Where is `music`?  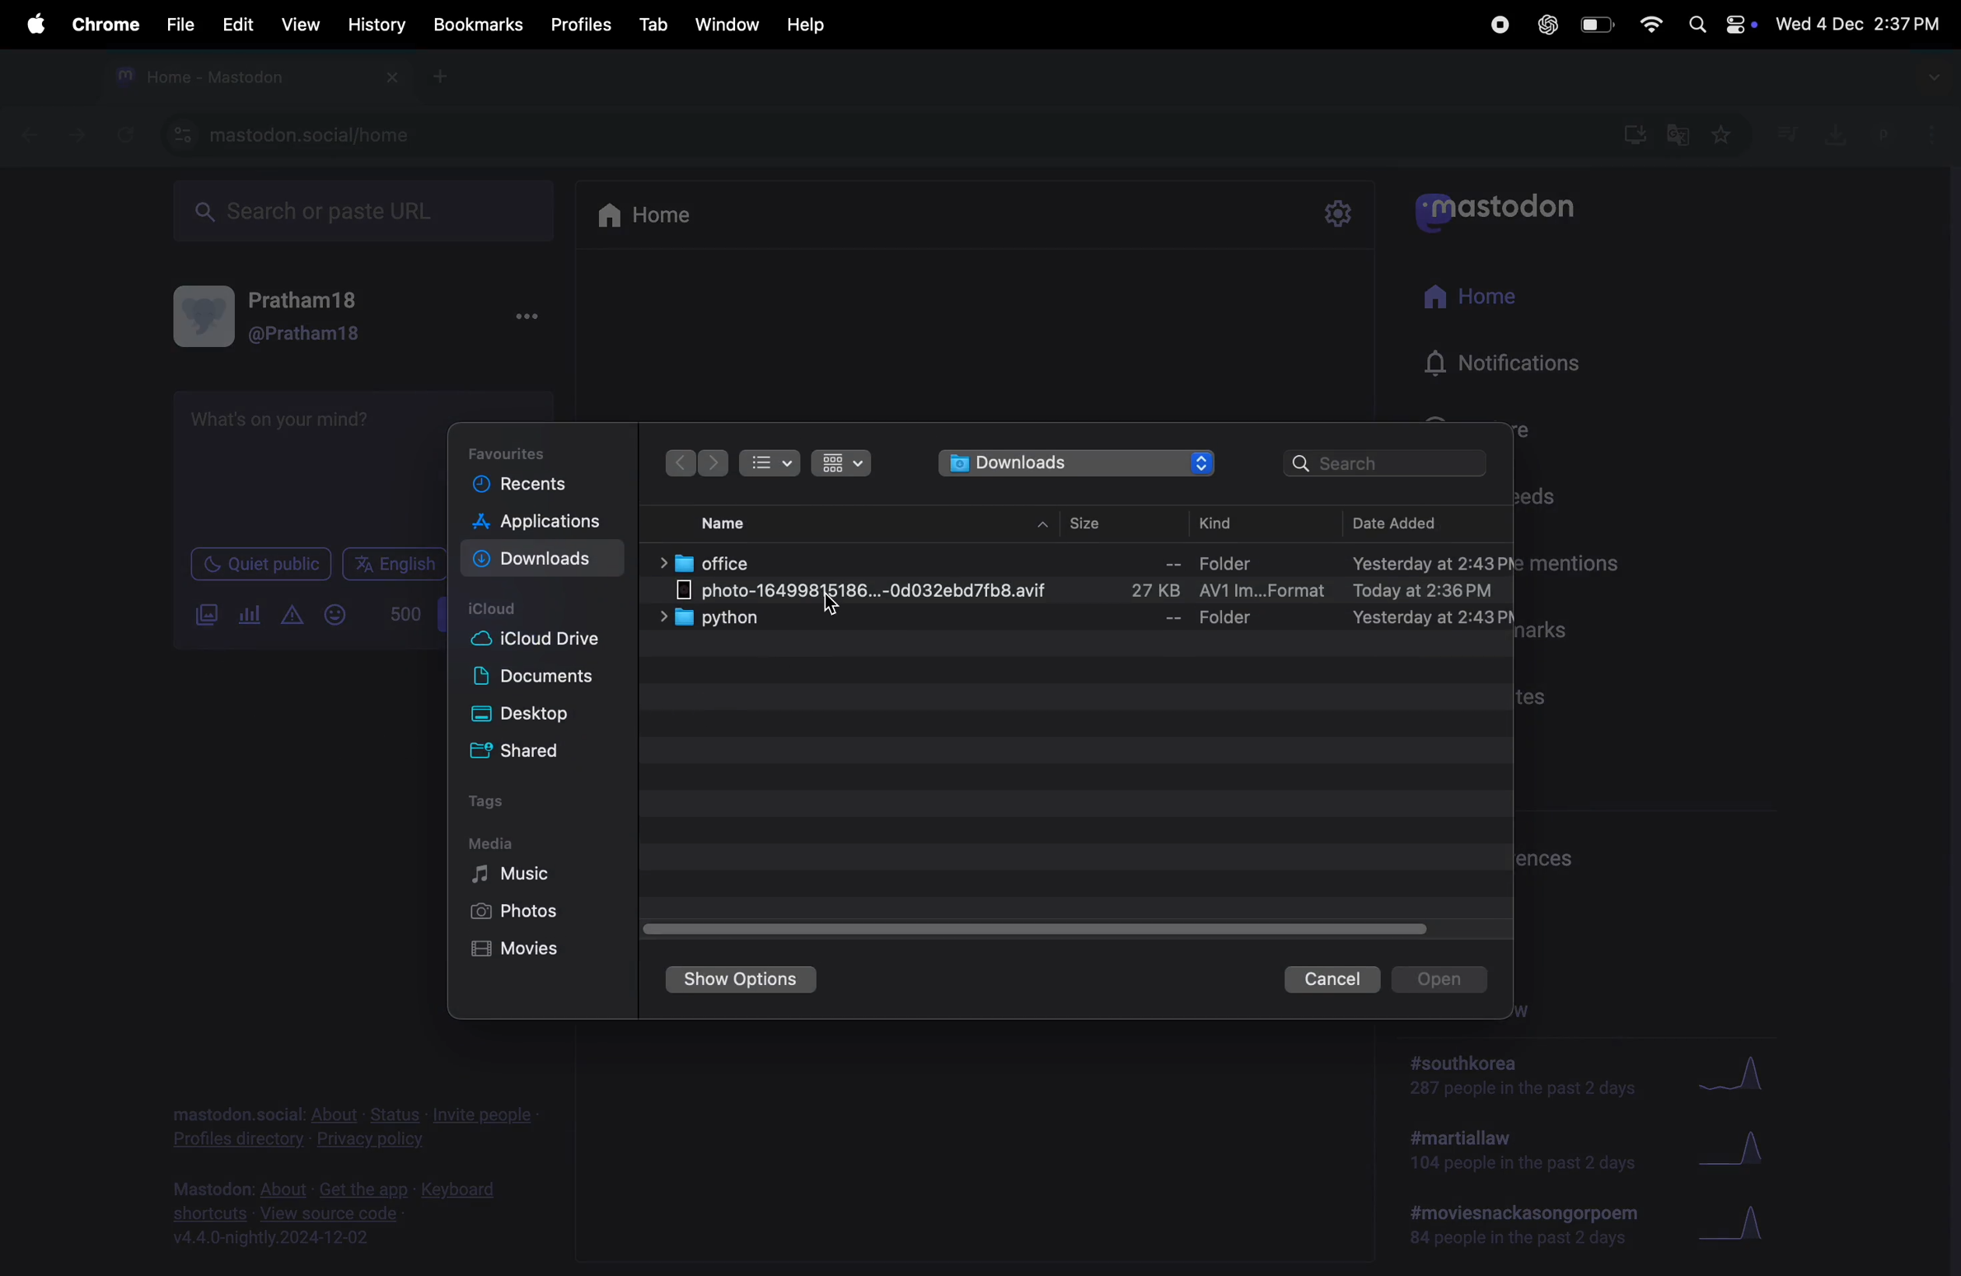
music is located at coordinates (1786, 133).